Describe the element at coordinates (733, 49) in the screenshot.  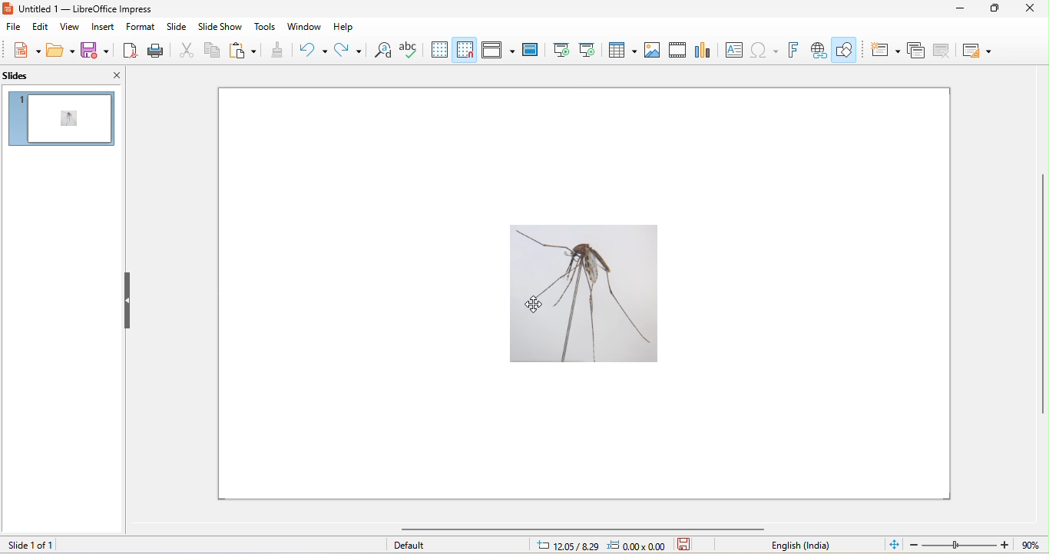
I see `textbox` at that location.